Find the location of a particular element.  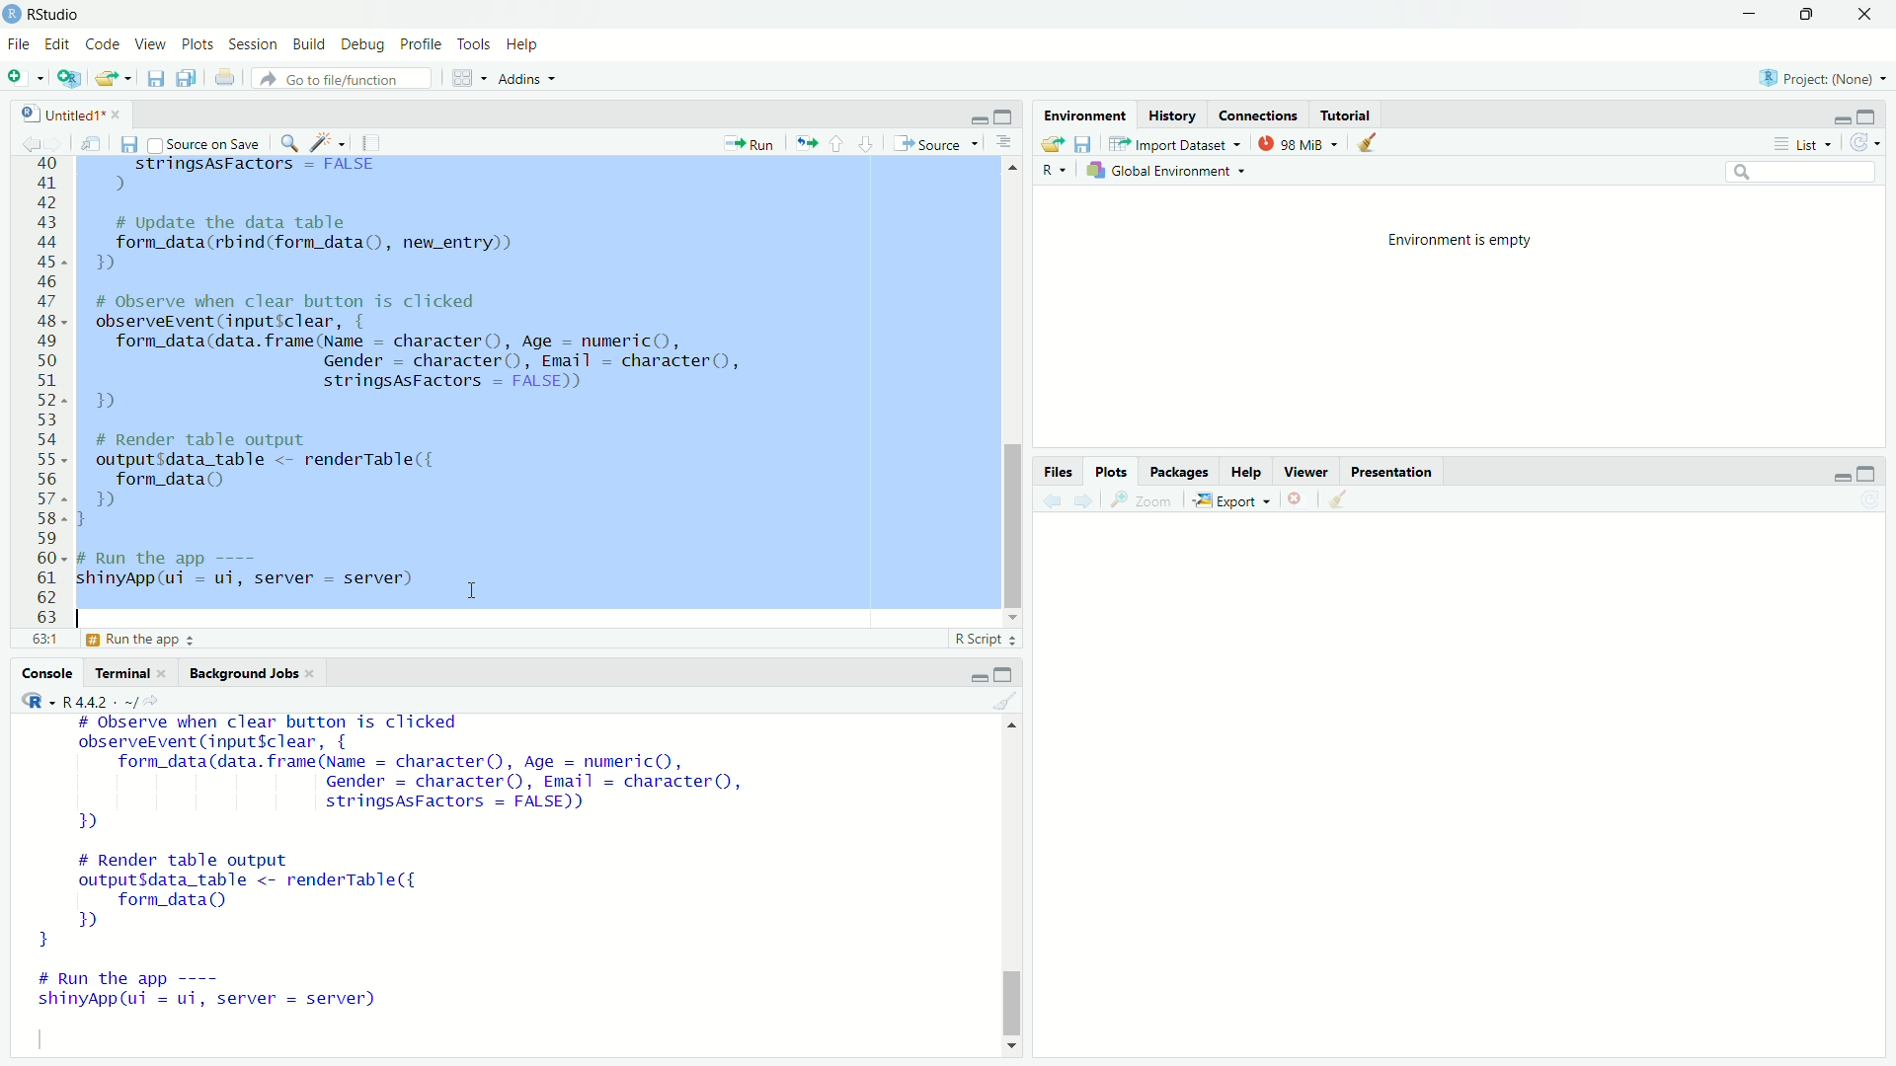

load workspace is located at coordinates (1049, 144).